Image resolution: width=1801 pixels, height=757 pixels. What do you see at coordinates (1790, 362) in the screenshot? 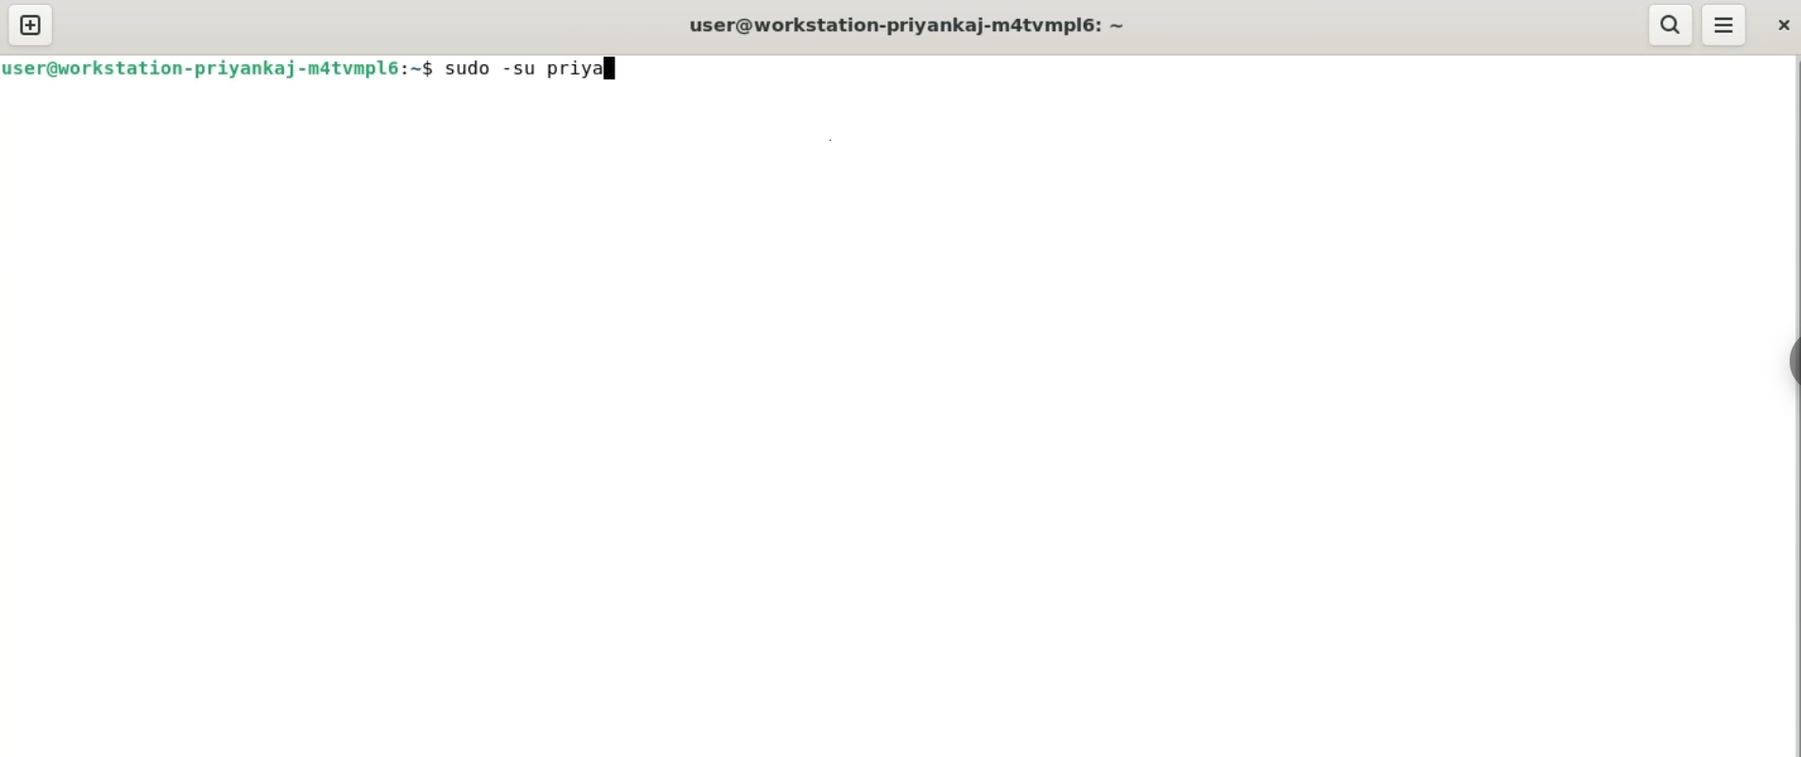
I see `sidebar` at bounding box center [1790, 362].